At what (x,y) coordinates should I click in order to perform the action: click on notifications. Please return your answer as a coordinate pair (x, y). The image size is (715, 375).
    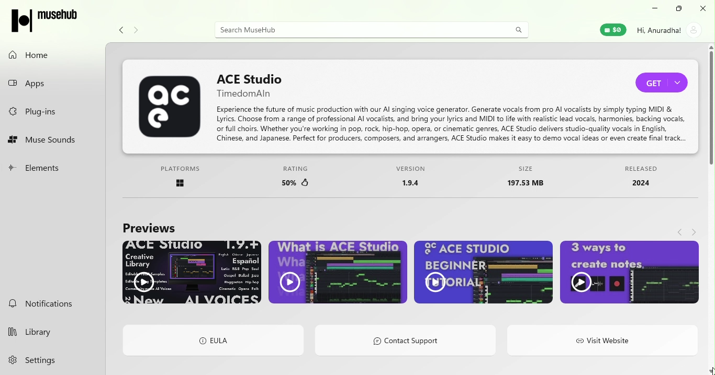
    Looking at the image, I should click on (51, 304).